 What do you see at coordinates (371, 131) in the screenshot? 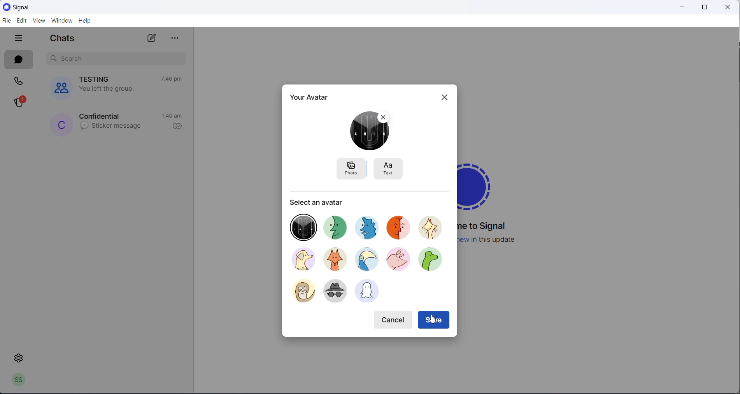
I see `profile picture` at bounding box center [371, 131].